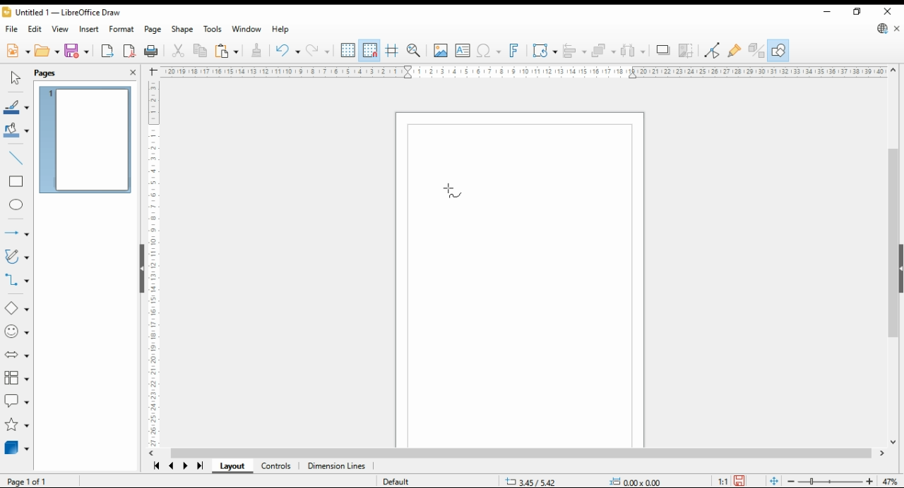  I want to click on save, so click(78, 51).